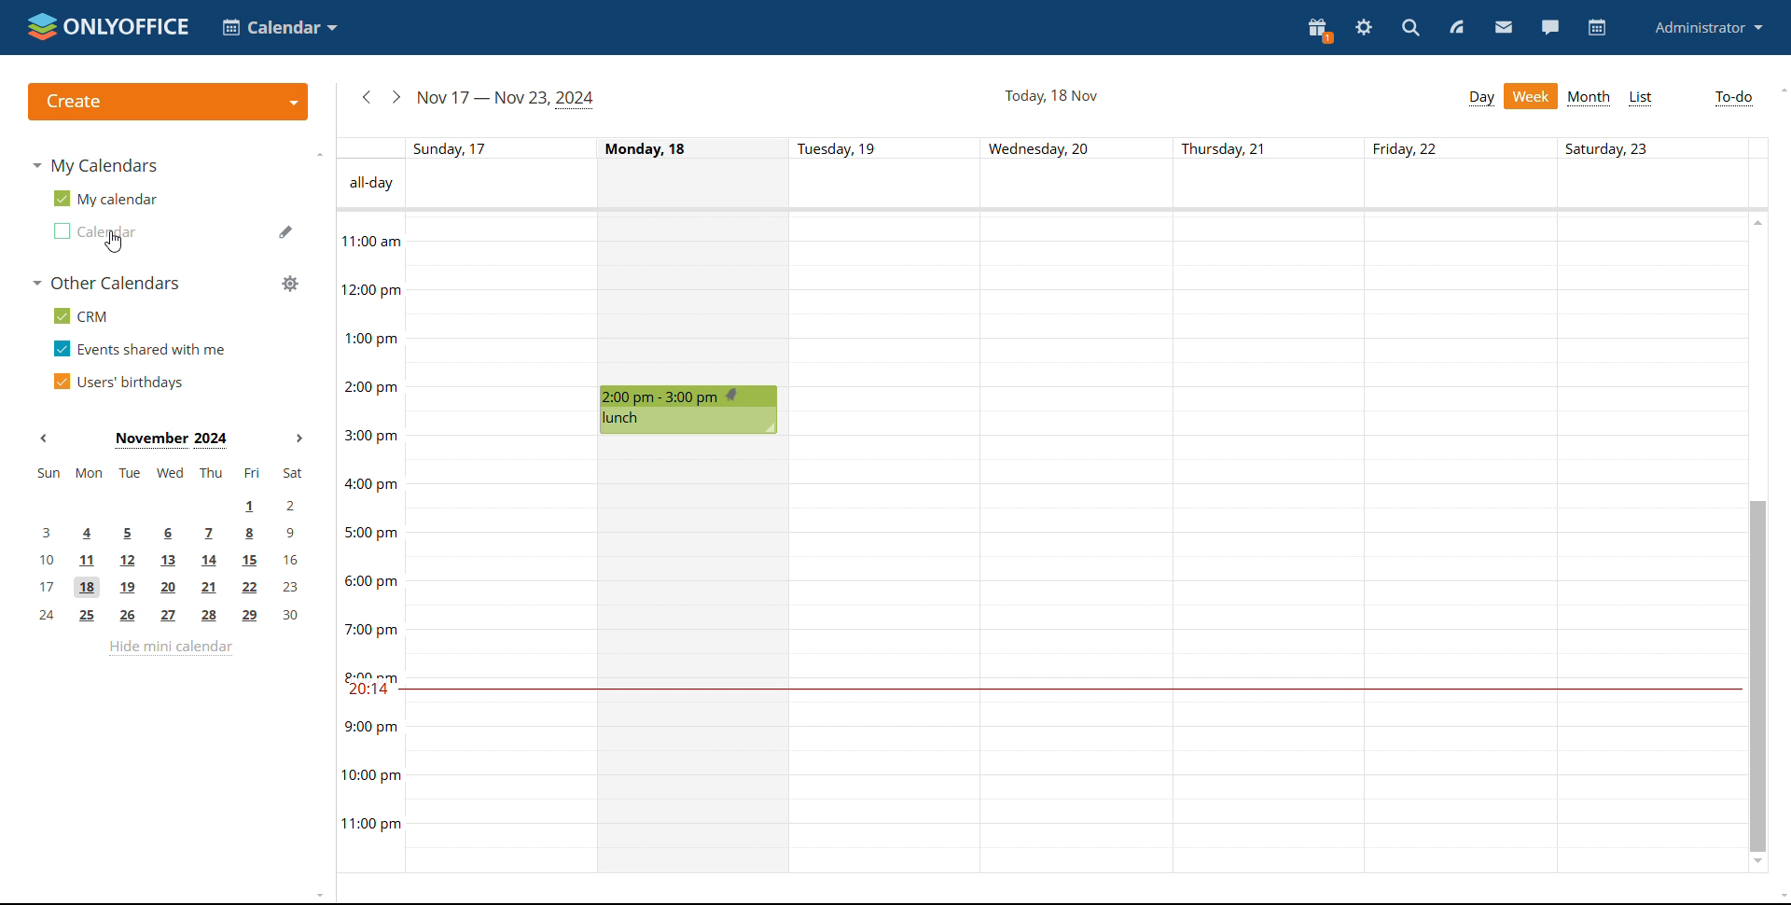 The width and height of the screenshot is (1791, 905). What do you see at coordinates (1067, 689) in the screenshot?
I see `current time` at bounding box center [1067, 689].